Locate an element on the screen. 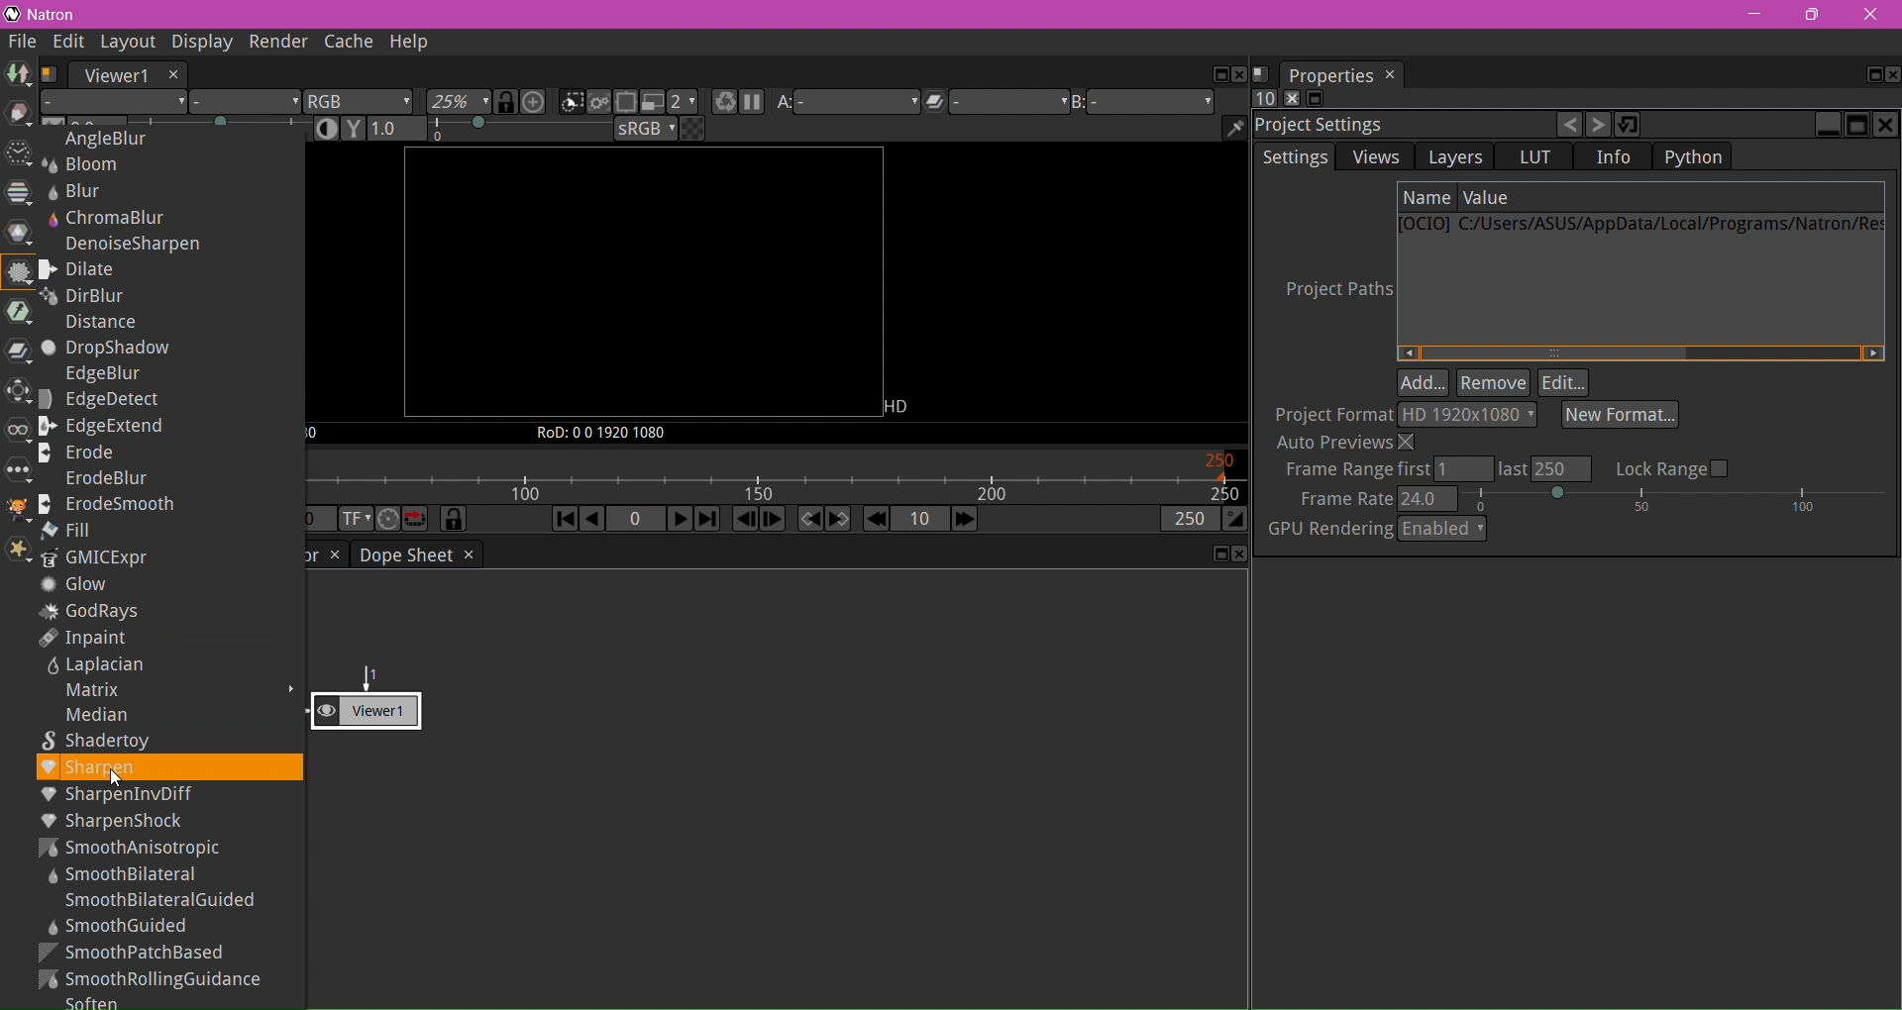 The height and width of the screenshot is (1010, 1902). Set the display format is located at coordinates (354, 520).